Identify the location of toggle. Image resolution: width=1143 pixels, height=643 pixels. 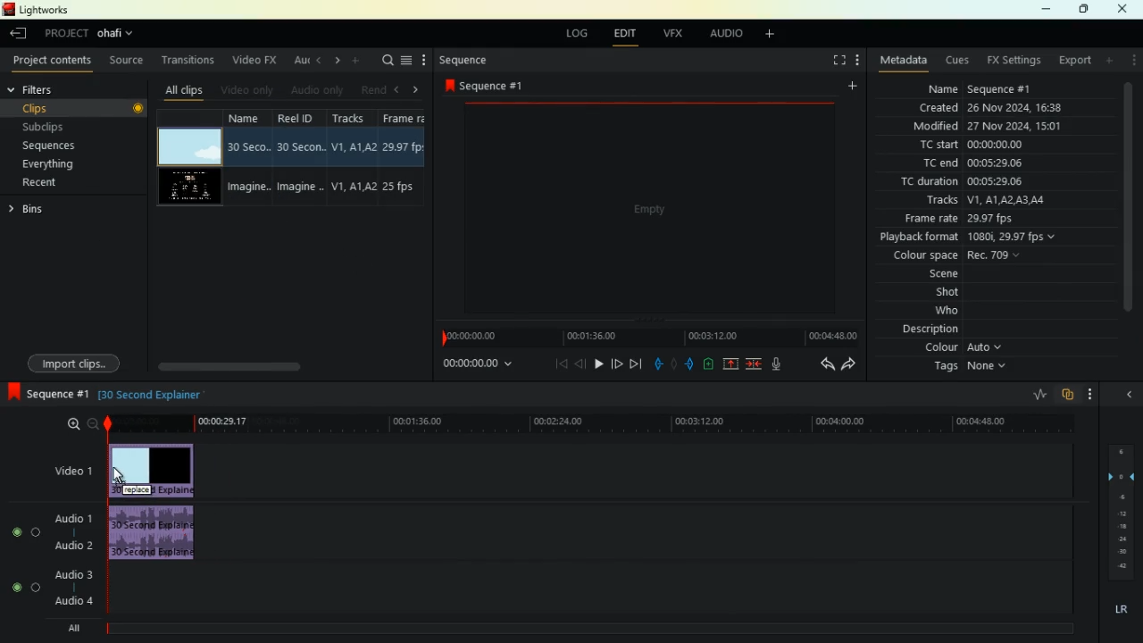
(15, 586).